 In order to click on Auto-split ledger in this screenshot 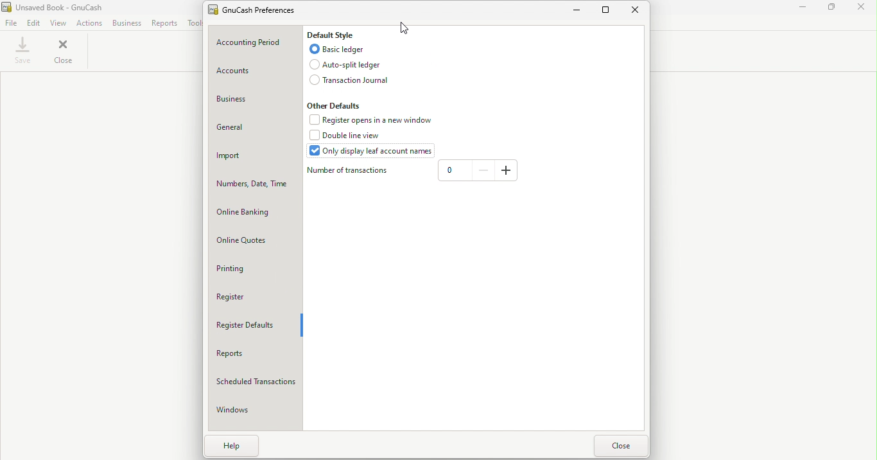, I will do `click(350, 64)`.